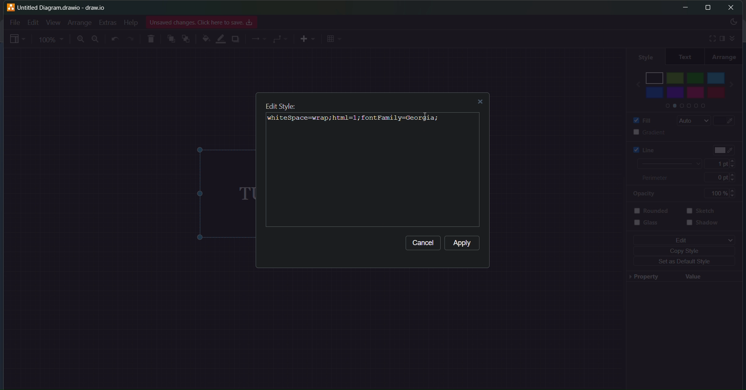  What do you see at coordinates (683, 107) in the screenshot?
I see `color palletes` at bounding box center [683, 107].